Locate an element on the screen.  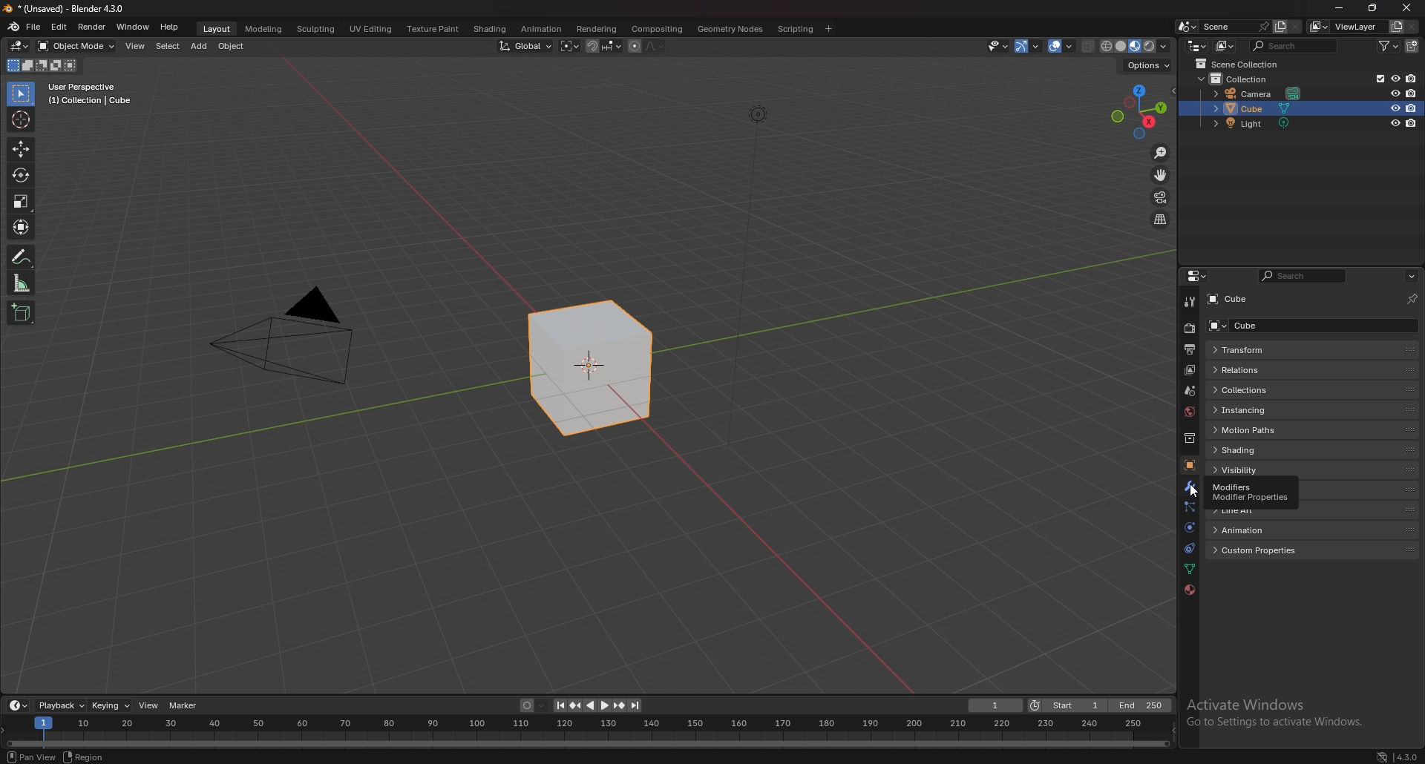
options is located at coordinates (1412, 277).